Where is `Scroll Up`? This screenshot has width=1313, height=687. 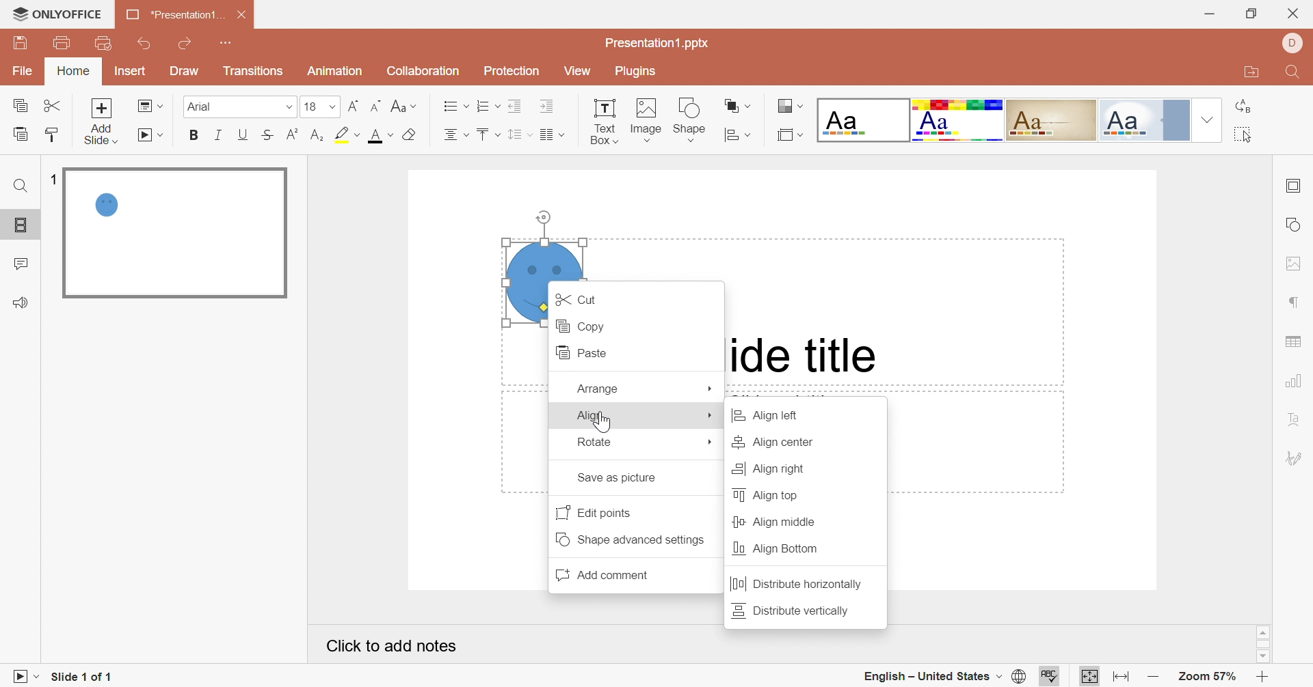 Scroll Up is located at coordinates (1263, 632).